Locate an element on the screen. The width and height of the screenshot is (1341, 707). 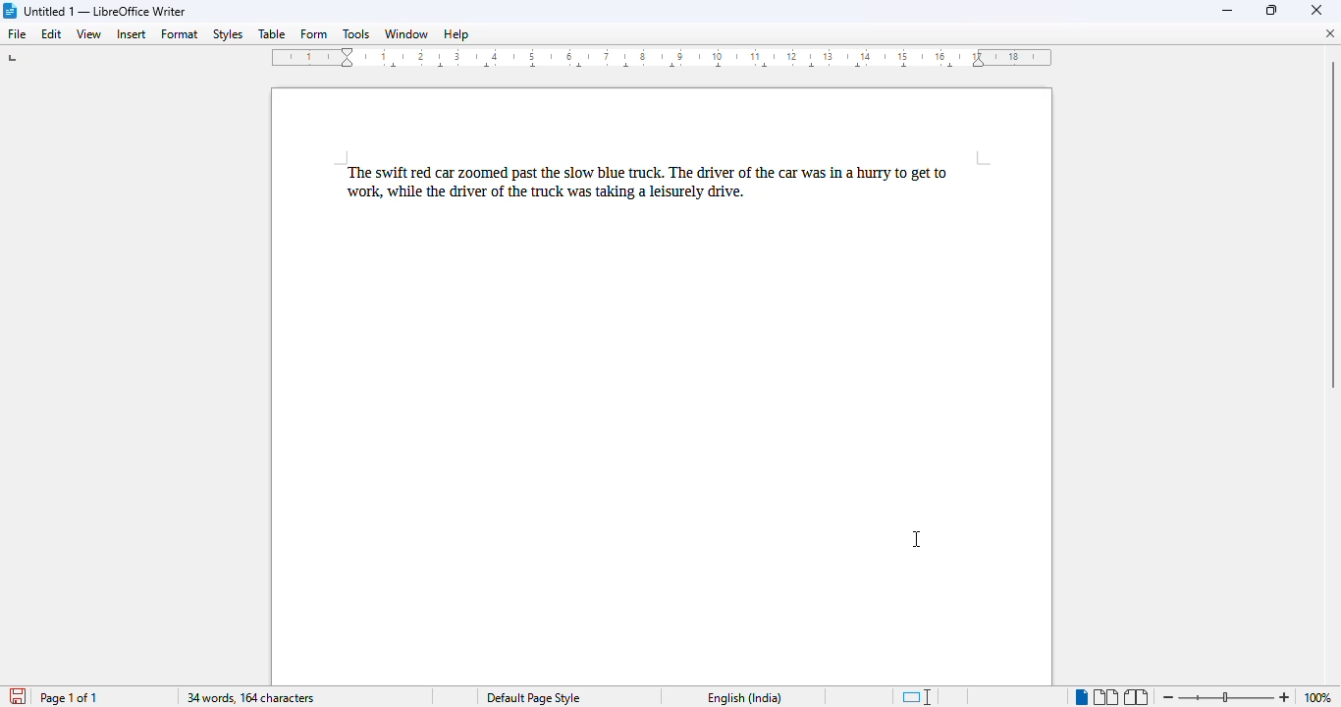
Default page style is located at coordinates (532, 698).